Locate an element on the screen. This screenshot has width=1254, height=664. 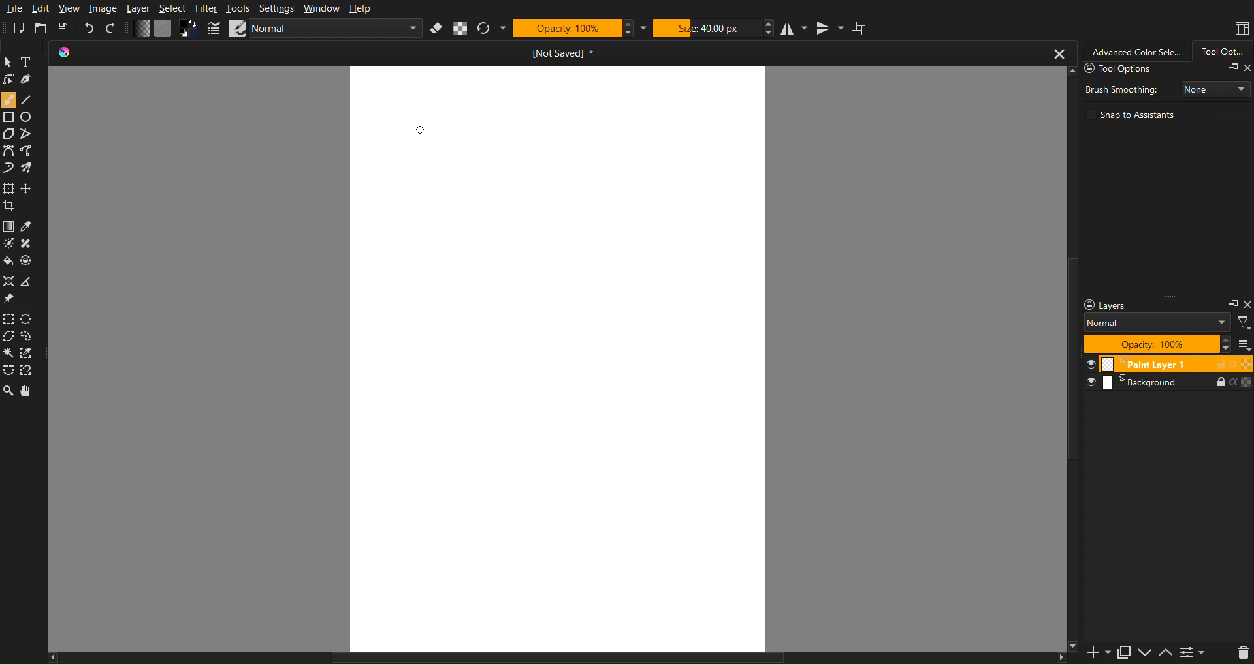
All Layers is located at coordinates (1244, 343).